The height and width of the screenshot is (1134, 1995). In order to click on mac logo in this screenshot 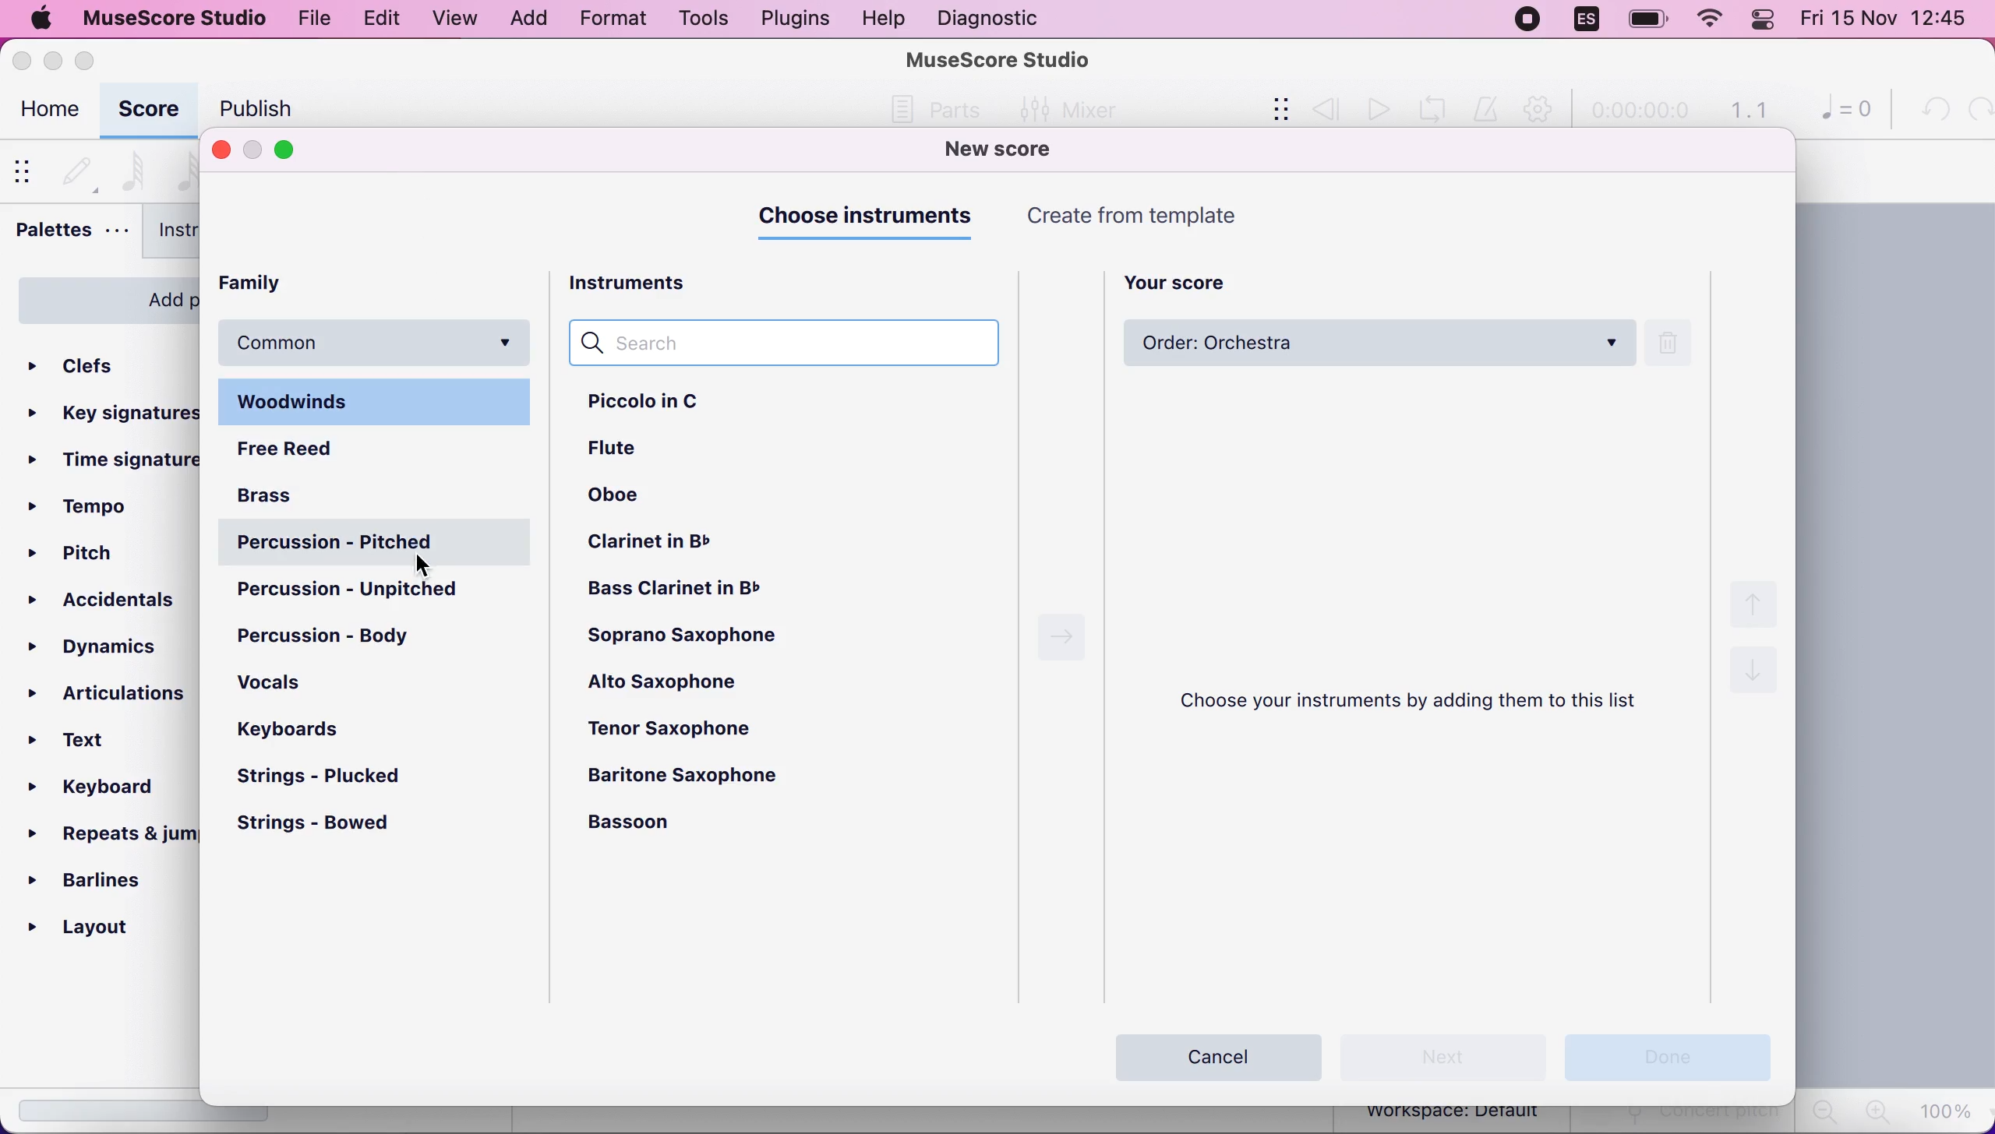, I will do `click(41, 20)`.